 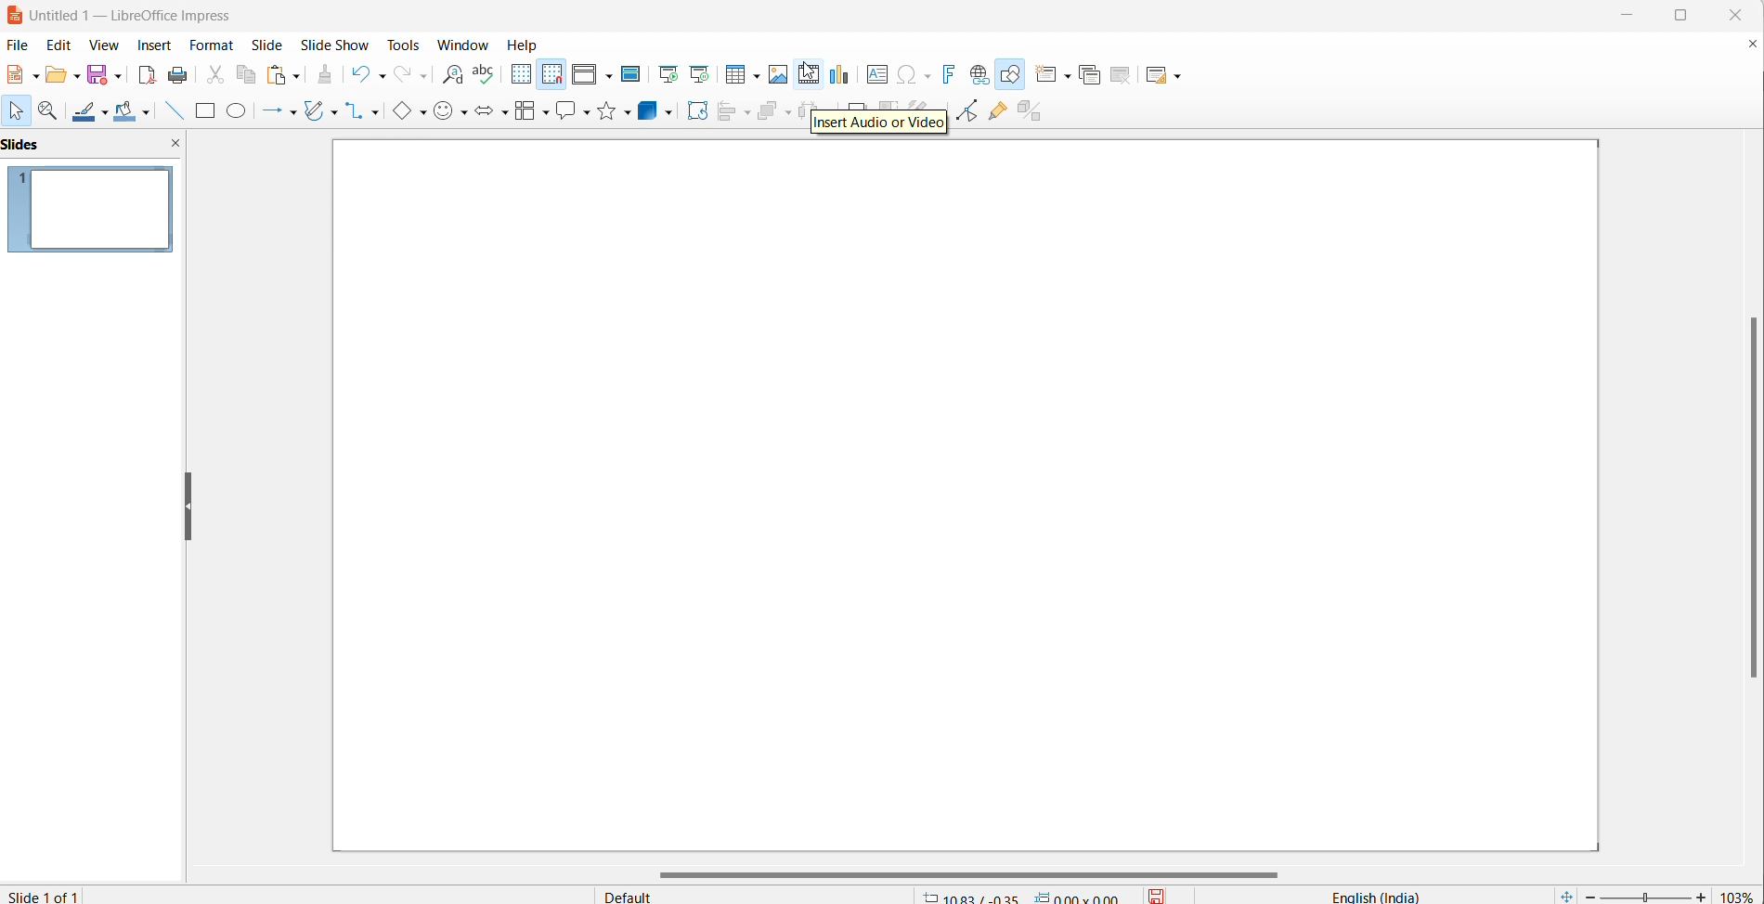 What do you see at coordinates (668, 73) in the screenshot?
I see `start from first slide` at bounding box center [668, 73].